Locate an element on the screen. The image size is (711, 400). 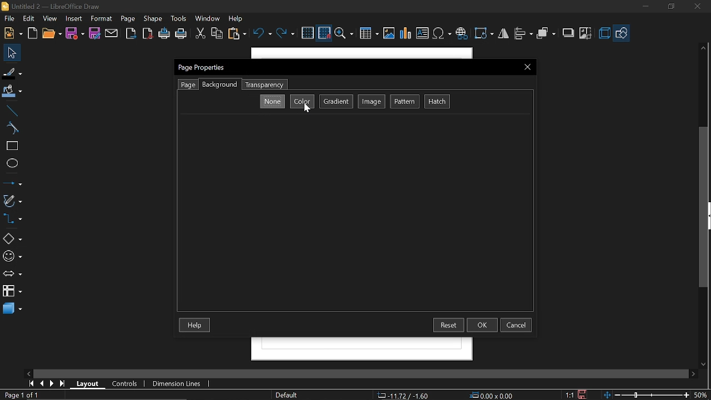
Lines and arrows is located at coordinates (12, 183).